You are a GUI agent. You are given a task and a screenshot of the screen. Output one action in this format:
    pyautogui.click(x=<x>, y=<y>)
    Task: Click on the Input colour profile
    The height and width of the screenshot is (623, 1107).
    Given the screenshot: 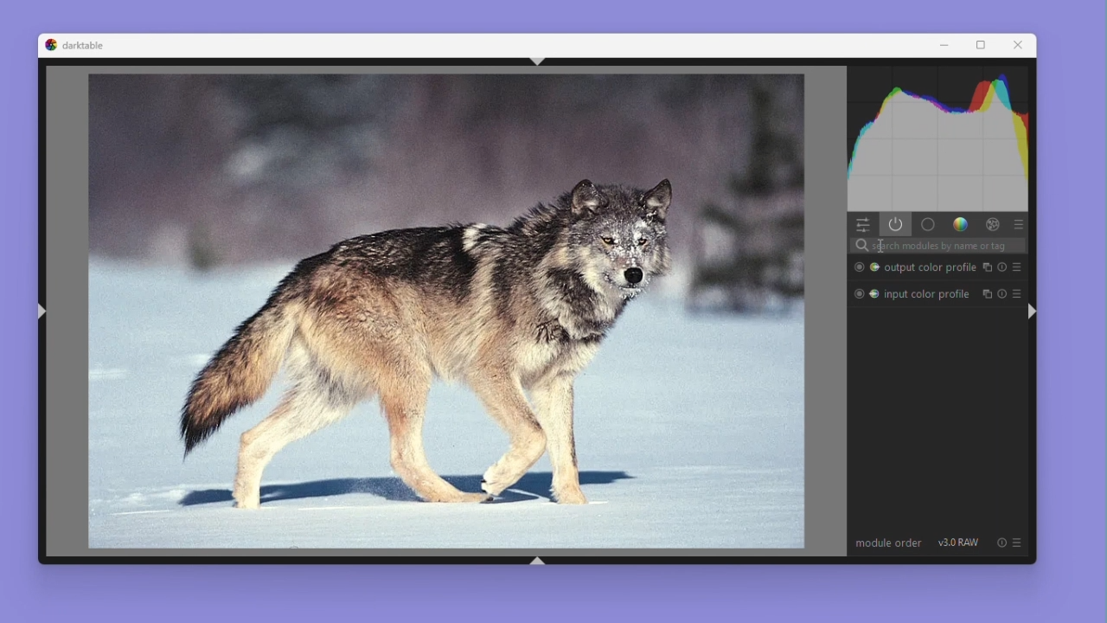 What is the action you would take?
    pyautogui.click(x=911, y=292)
    